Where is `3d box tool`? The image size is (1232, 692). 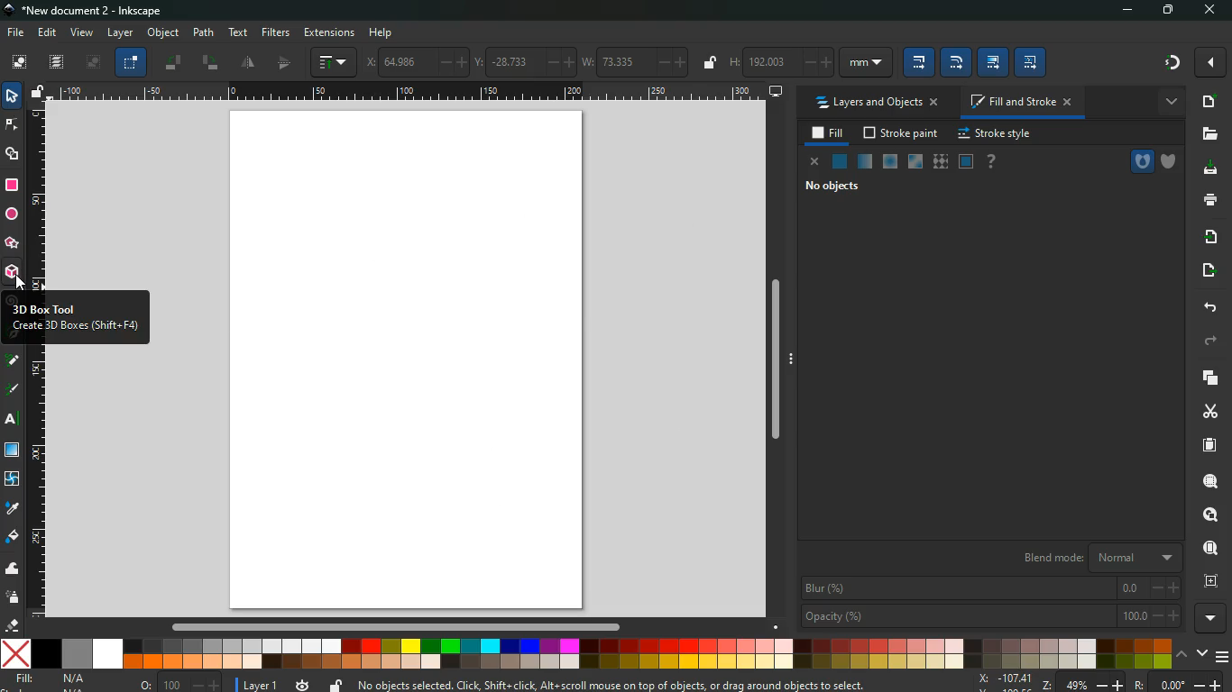 3d box tool is located at coordinates (78, 318).